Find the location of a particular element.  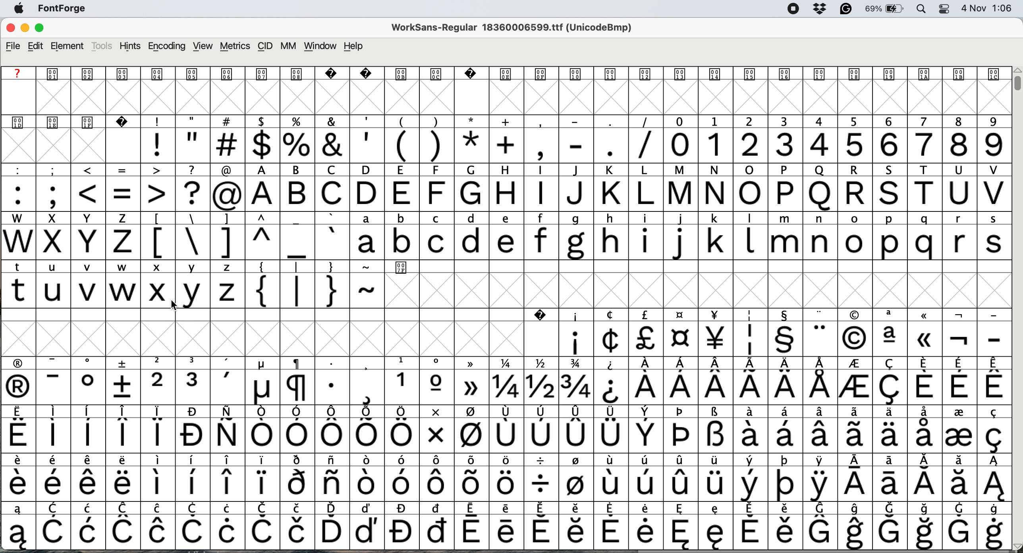

numbers is located at coordinates (836, 144).